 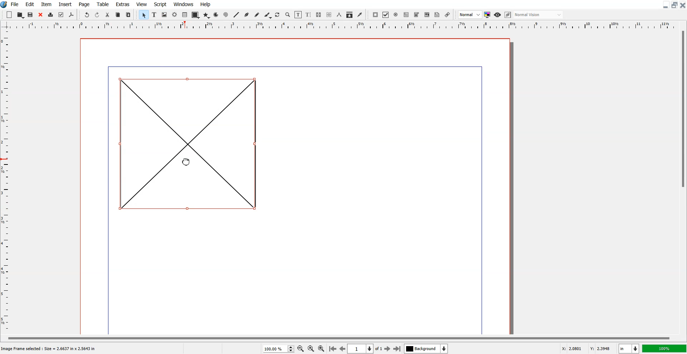 What do you see at coordinates (508, 15) in the screenshot?
I see `Edit in preview mode` at bounding box center [508, 15].